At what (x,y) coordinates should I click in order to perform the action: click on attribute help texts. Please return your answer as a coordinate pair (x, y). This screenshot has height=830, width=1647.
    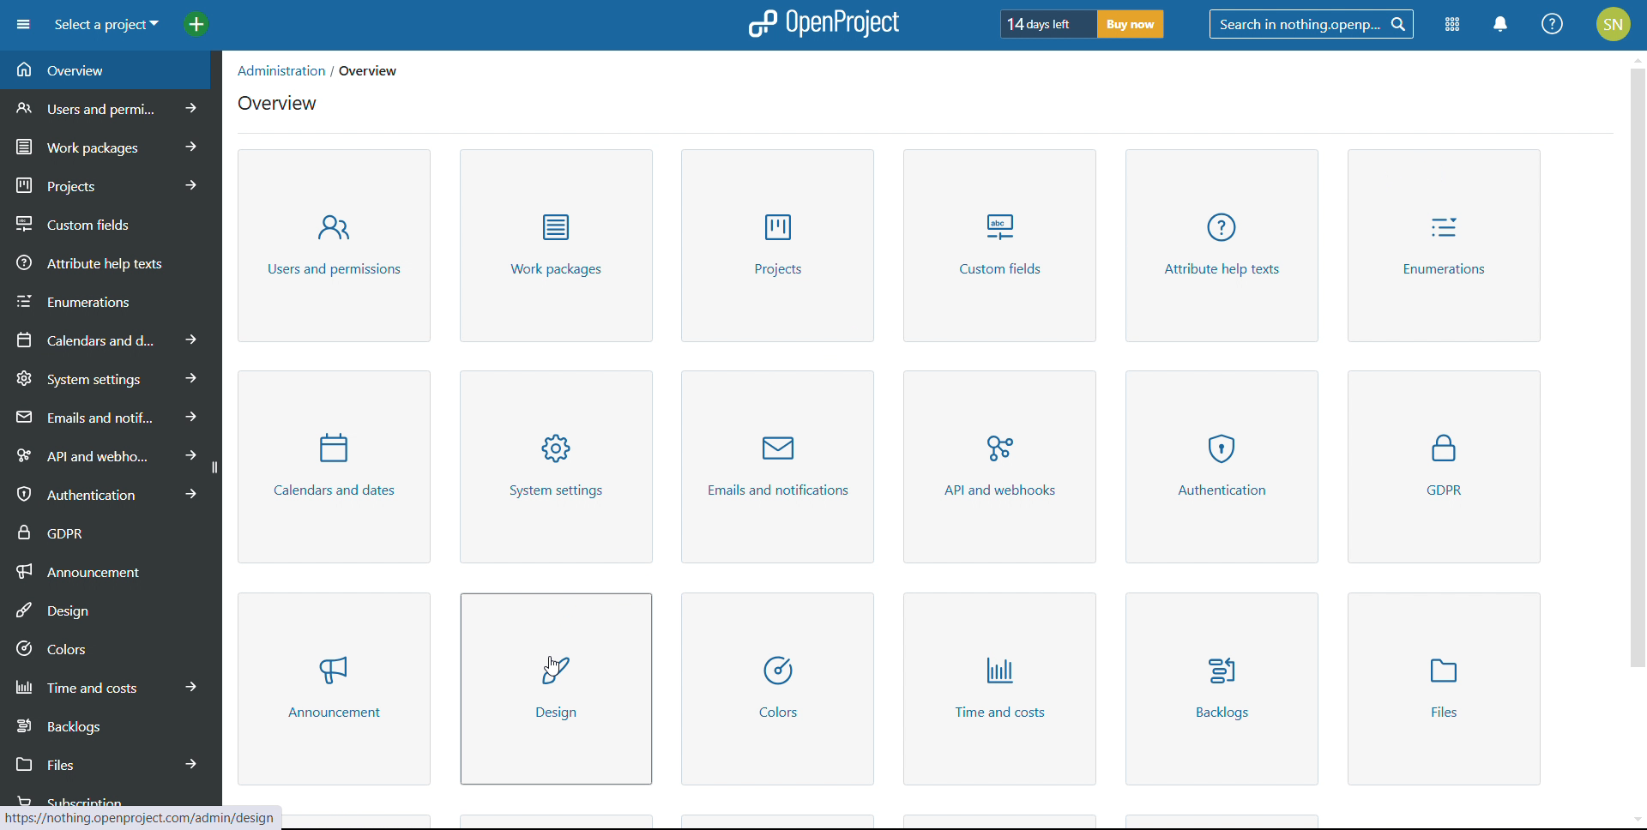
    Looking at the image, I should click on (1222, 245).